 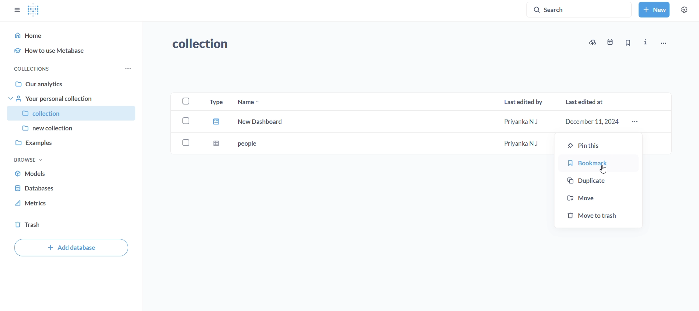 I want to click on move to ttrash, so click(x=599, y=215).